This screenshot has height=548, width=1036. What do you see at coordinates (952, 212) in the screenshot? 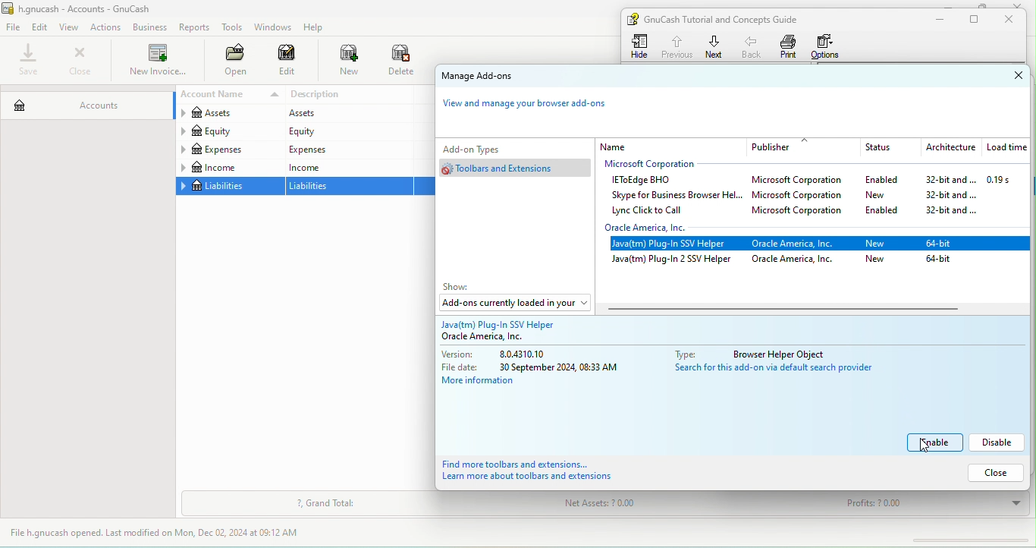
I see `32 bit and` at bounding box center [952, 212].